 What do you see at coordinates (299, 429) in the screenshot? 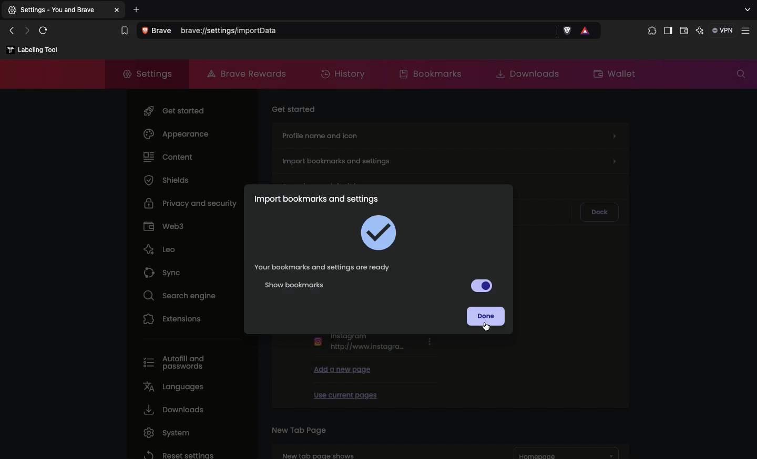
I see `New tab page` at bounding box center [299, 429].